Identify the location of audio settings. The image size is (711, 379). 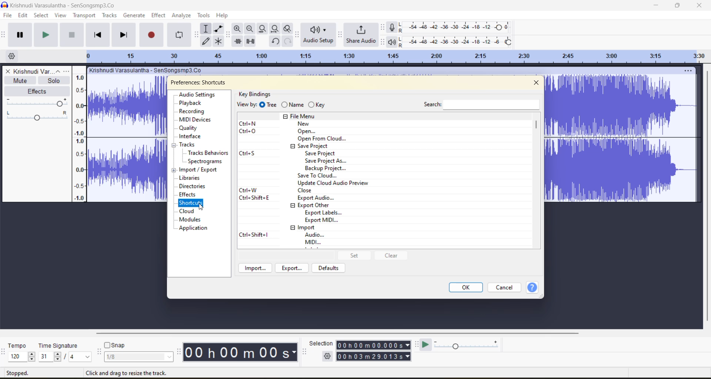
(199, 95).